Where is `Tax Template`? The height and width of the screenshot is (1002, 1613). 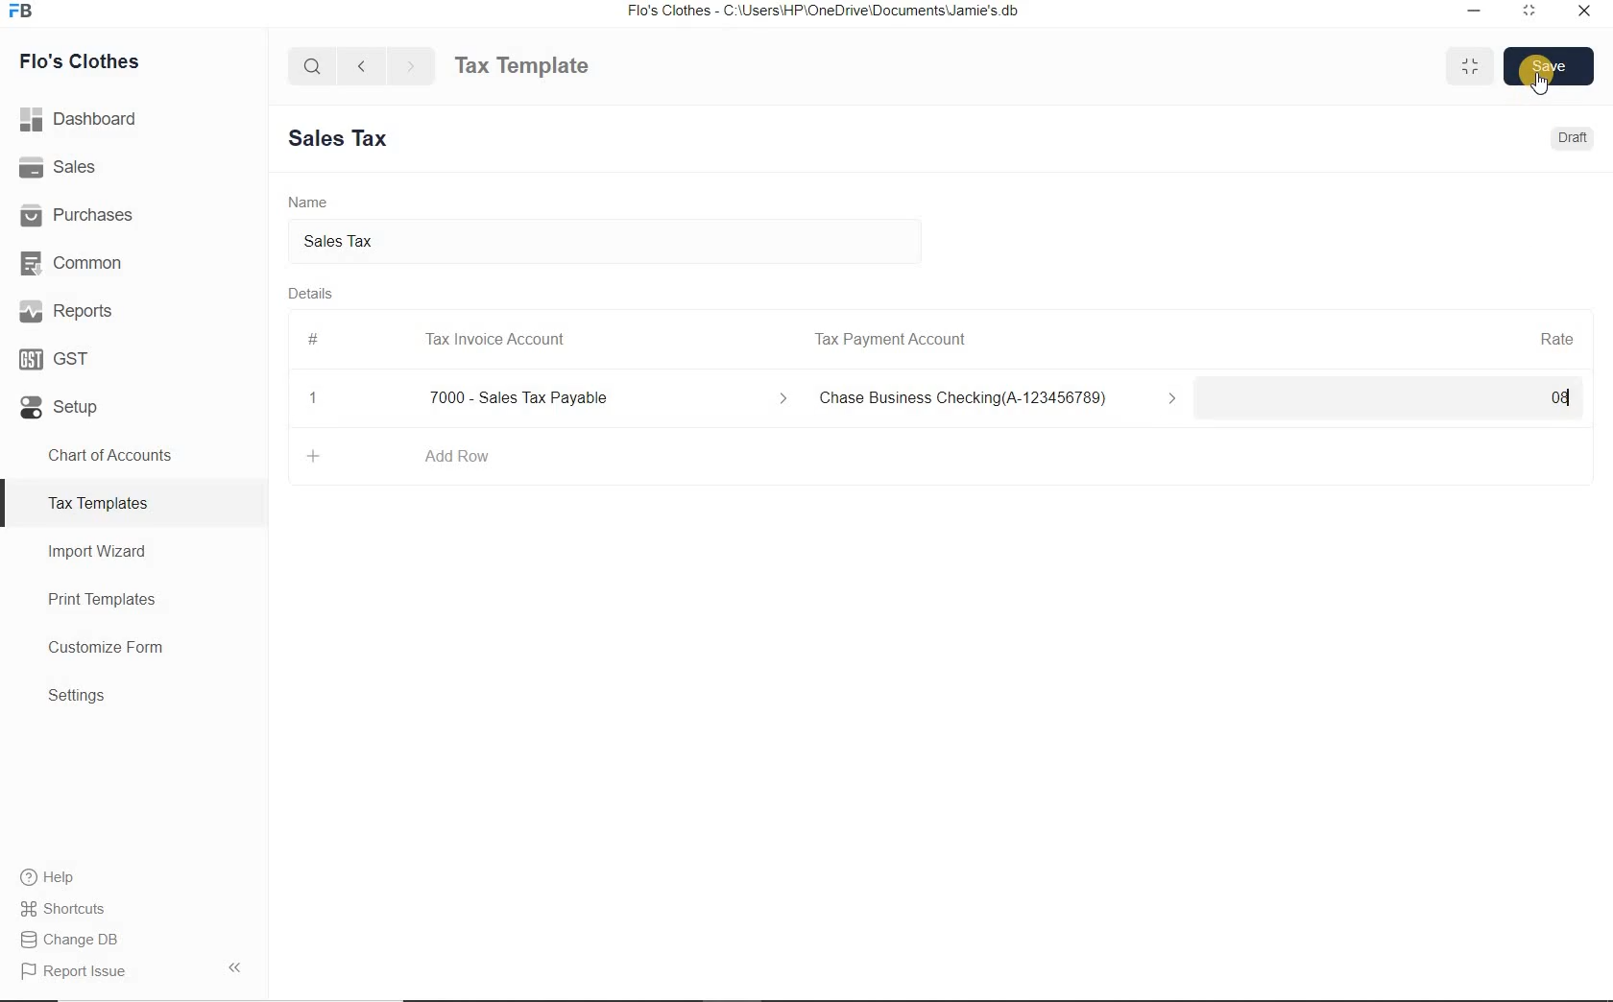 Tax Template is located at coordinates (521, 65).